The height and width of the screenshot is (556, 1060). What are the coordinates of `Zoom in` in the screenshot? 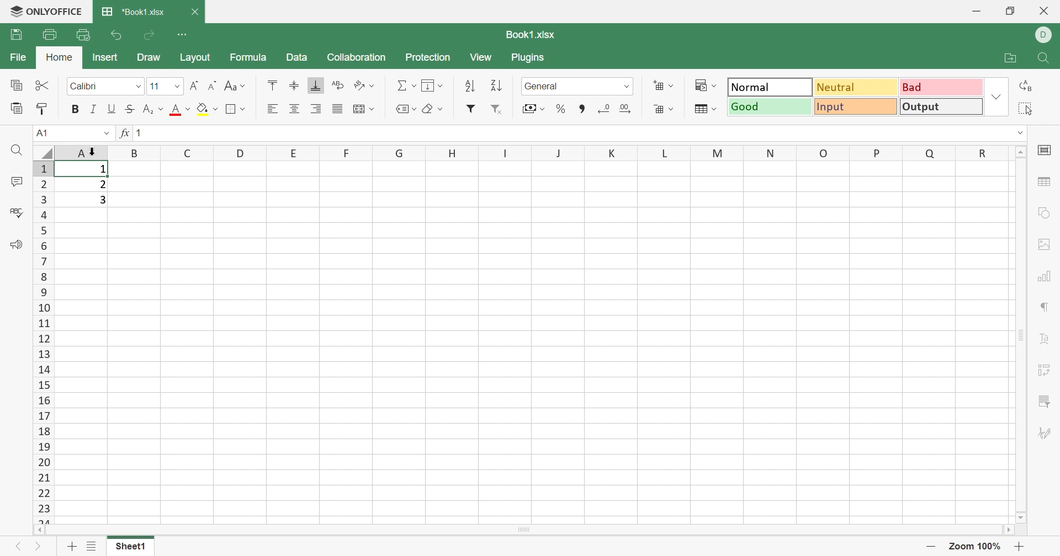 It's located at (930, 548).